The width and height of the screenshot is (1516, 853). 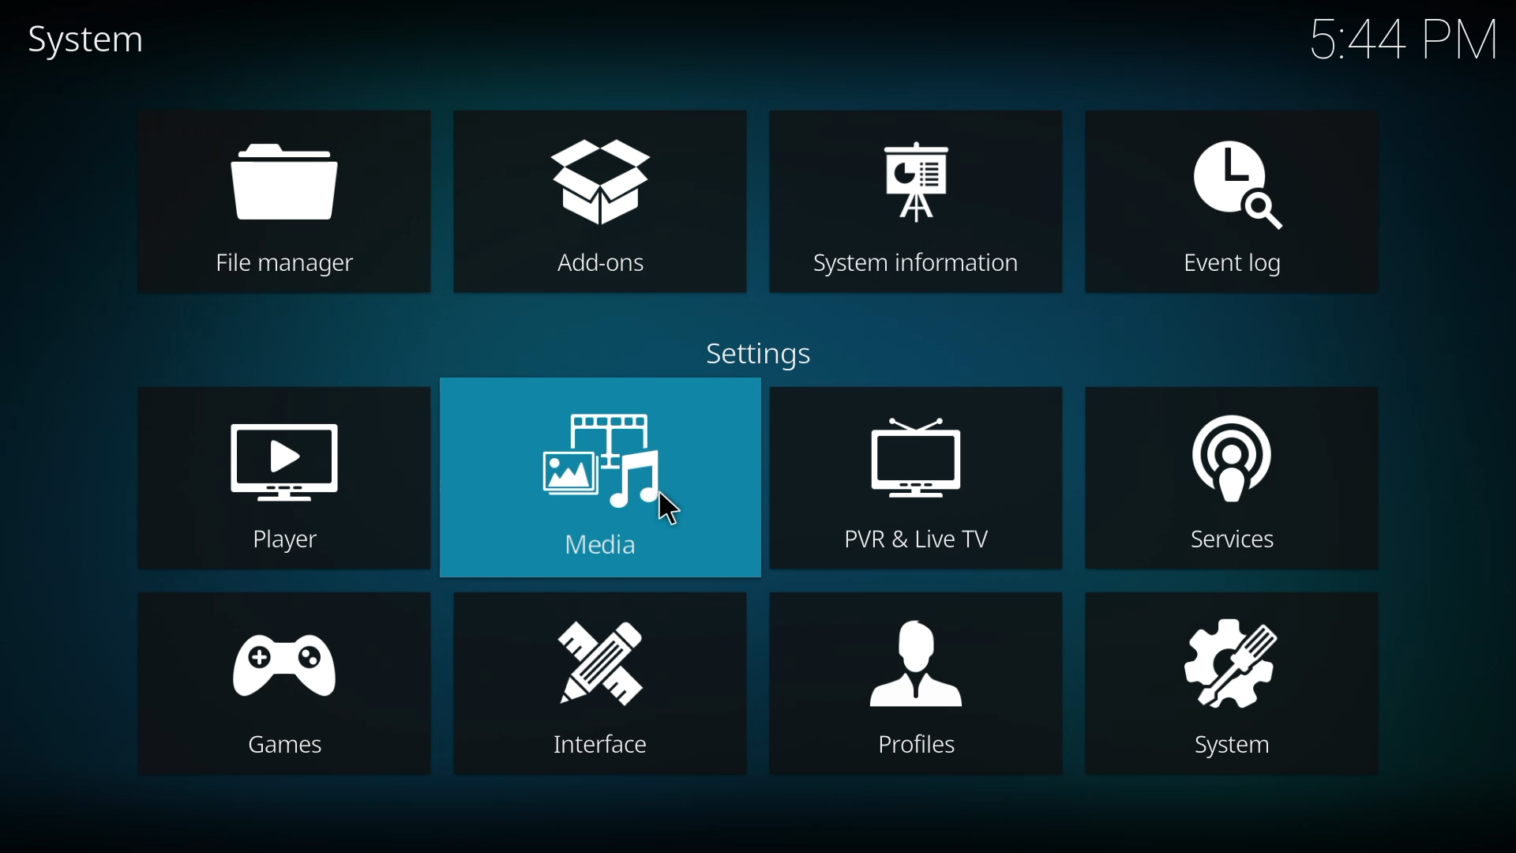 I want to click on Add-ons, so click(x=588, y=265).